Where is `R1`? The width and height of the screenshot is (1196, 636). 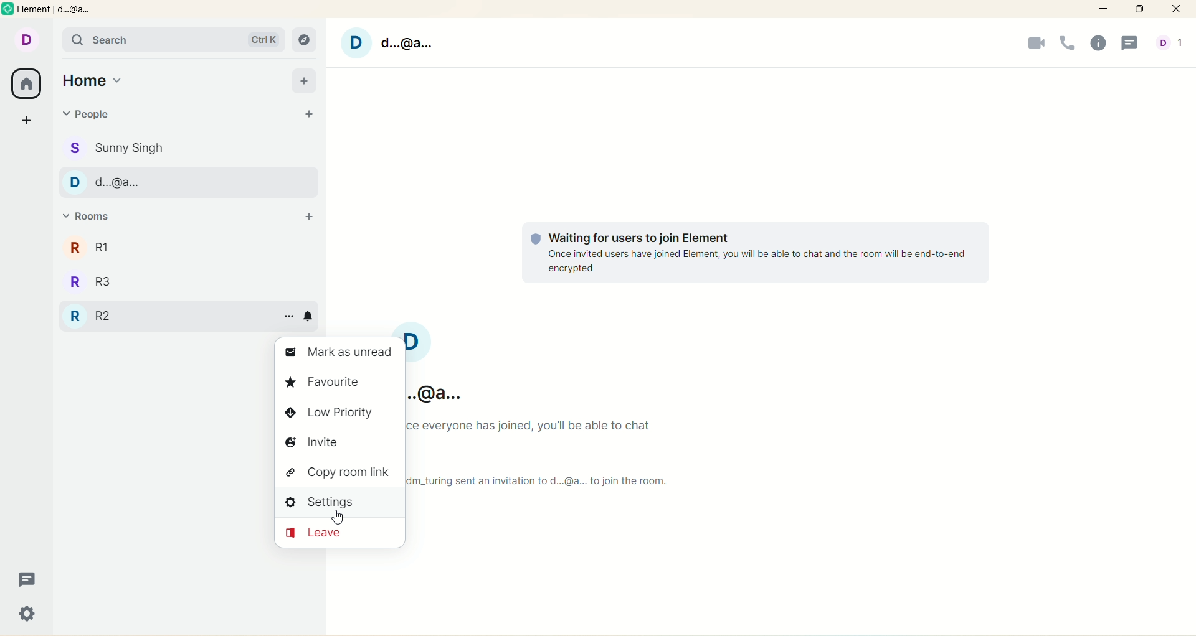
R1 is located at coordinates (186, 248).